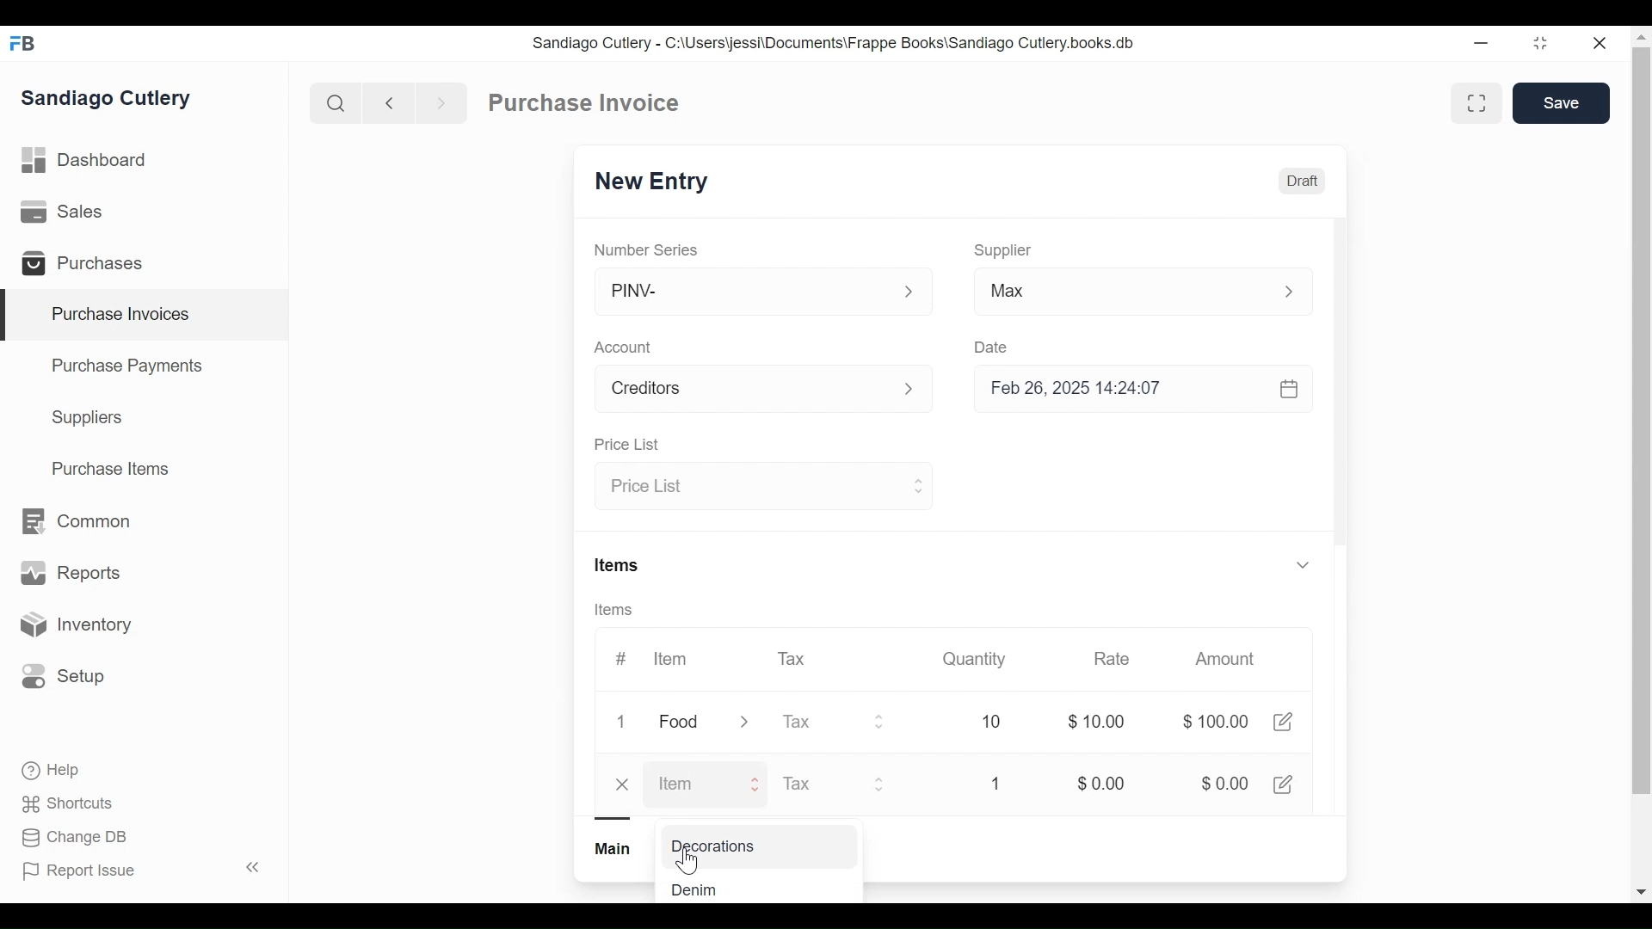  I want to click on Expand, so click(759, 783).